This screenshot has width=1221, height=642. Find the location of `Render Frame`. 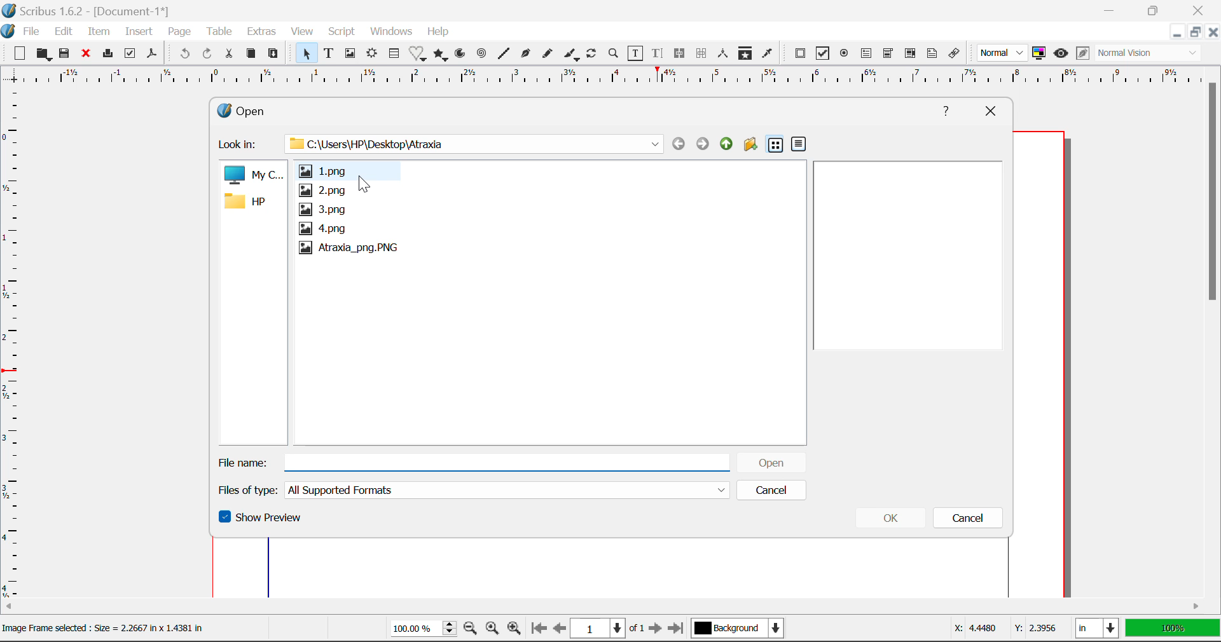

Render Frame is located at coordinates (373, 54).